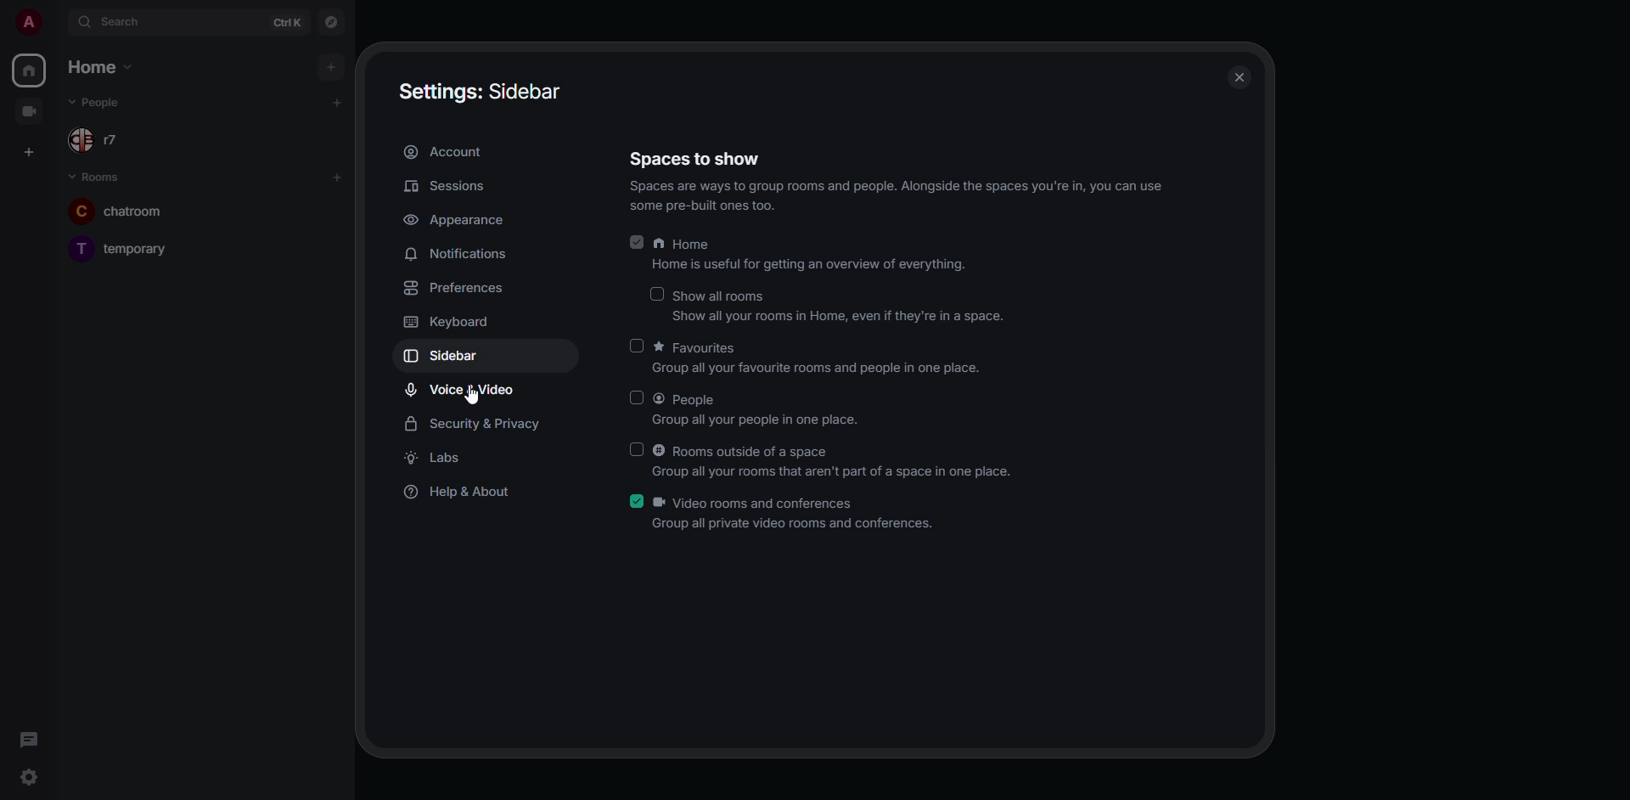 This screenshot has height=800, width=1630. Describe the element at coordinates (441, 460) in the screenshot. I see `labs` at that location.